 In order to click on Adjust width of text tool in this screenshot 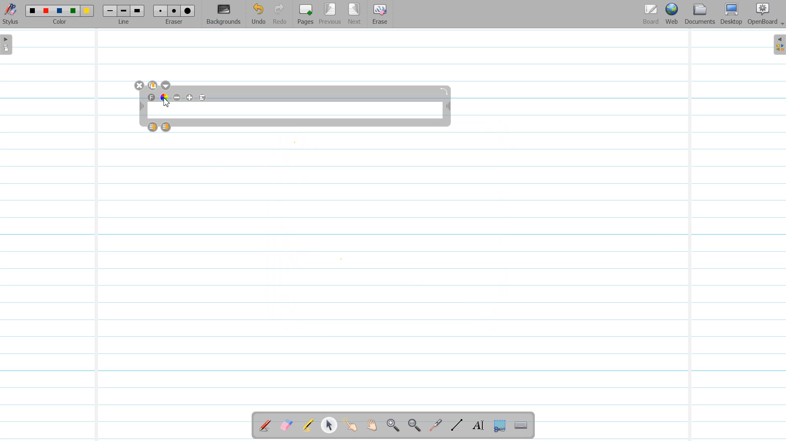, I will do `click(448, 107)`.